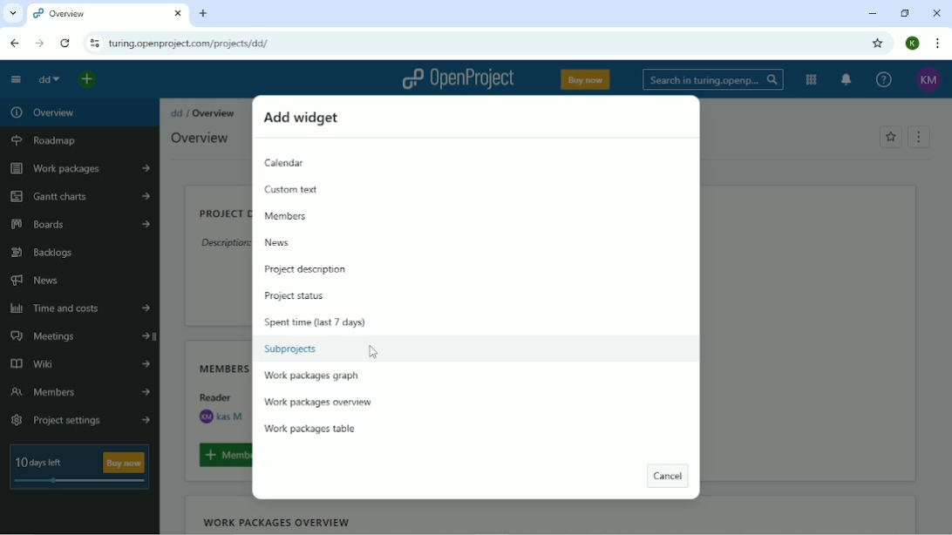 This screenshot has height=535, width=952. I want to click on Vertical scrollbar, so click(945, 215).